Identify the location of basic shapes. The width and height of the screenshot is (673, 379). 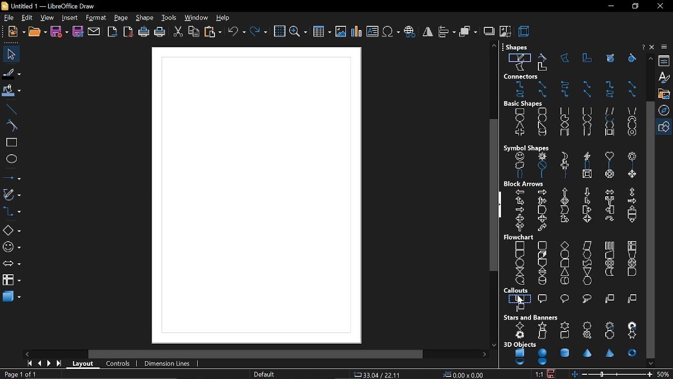
(524, 104).